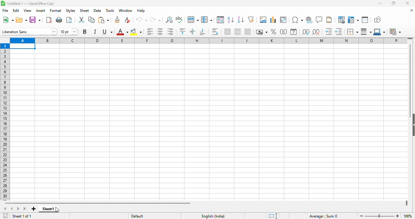  What do you see at coordinates (366, 31) in the screenshot?
I see `border style` at bounding box center [366, 31].